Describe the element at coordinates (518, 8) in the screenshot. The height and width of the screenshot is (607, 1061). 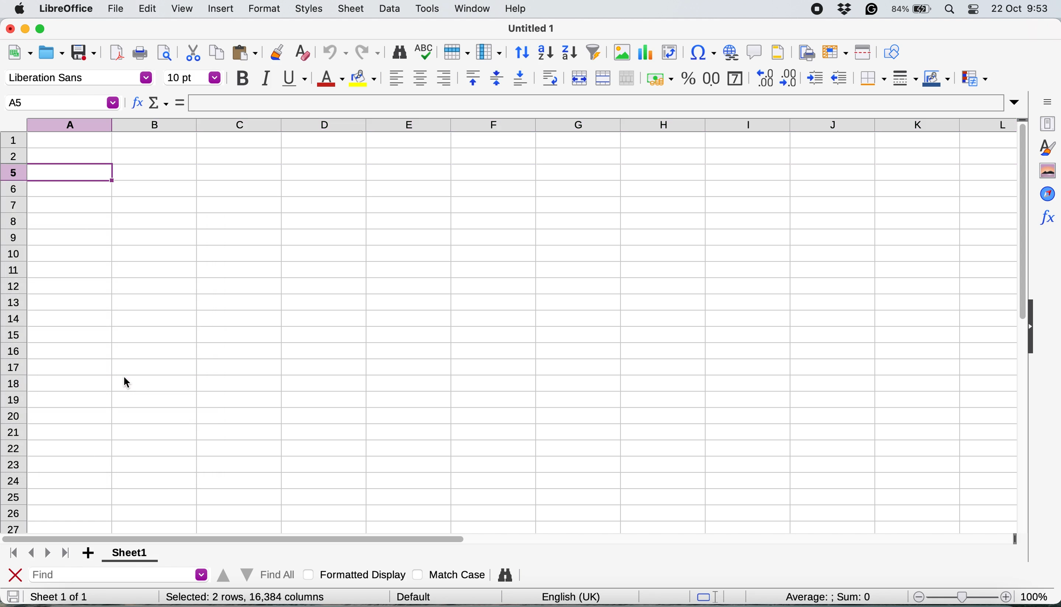
I see `help` at that location.